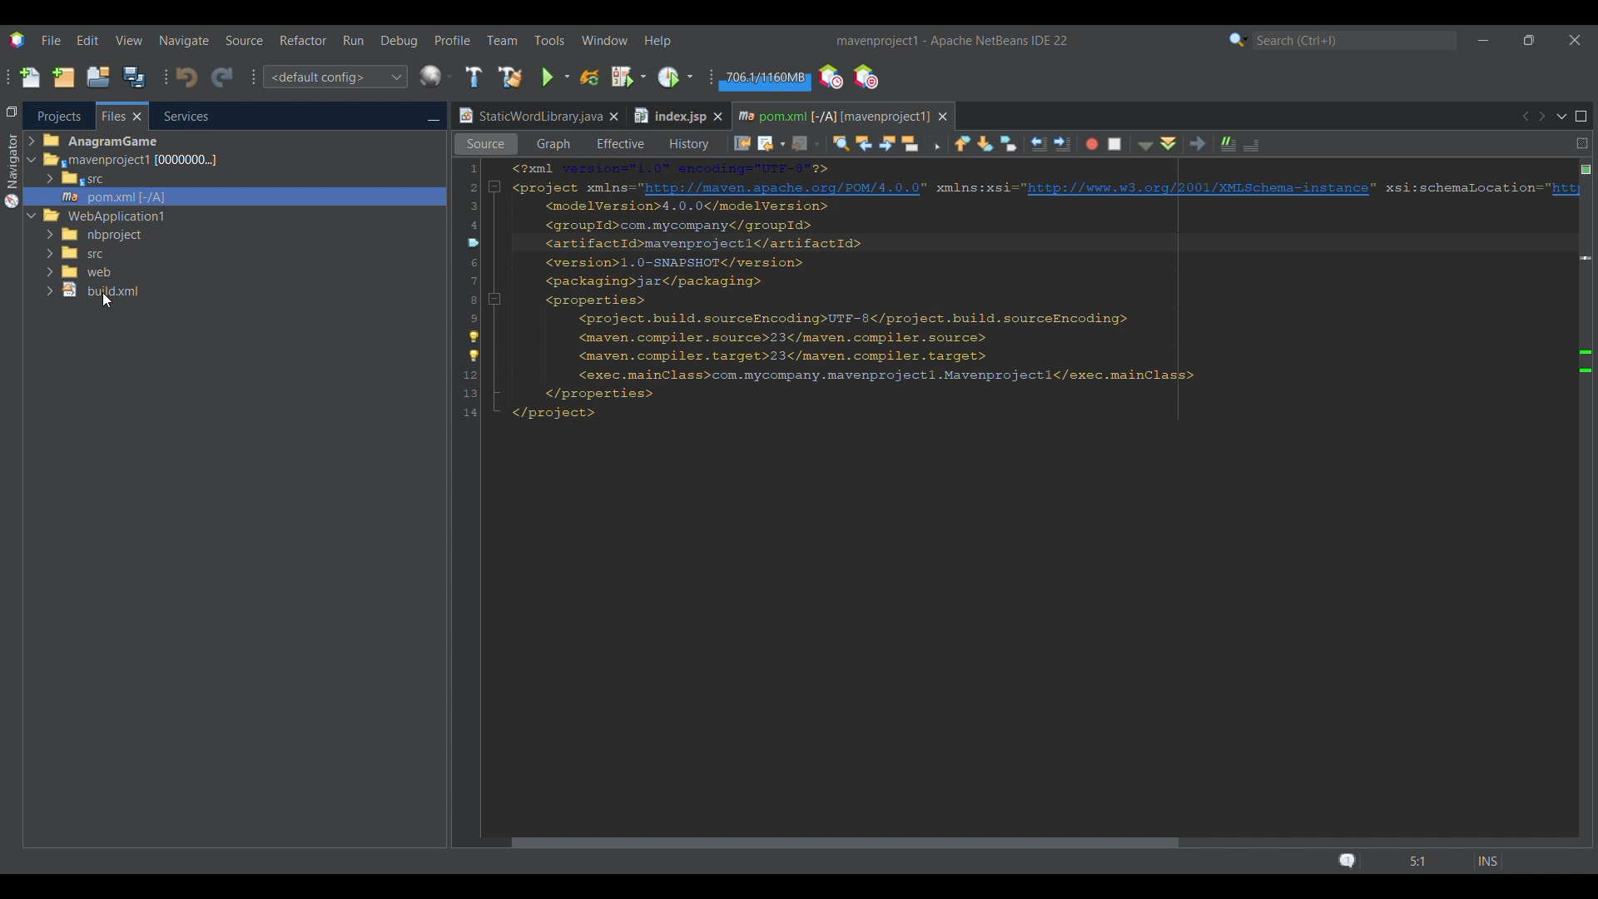 This screenshot has width=1598, height=899. I want to click on Effective view, so click(620, 144).